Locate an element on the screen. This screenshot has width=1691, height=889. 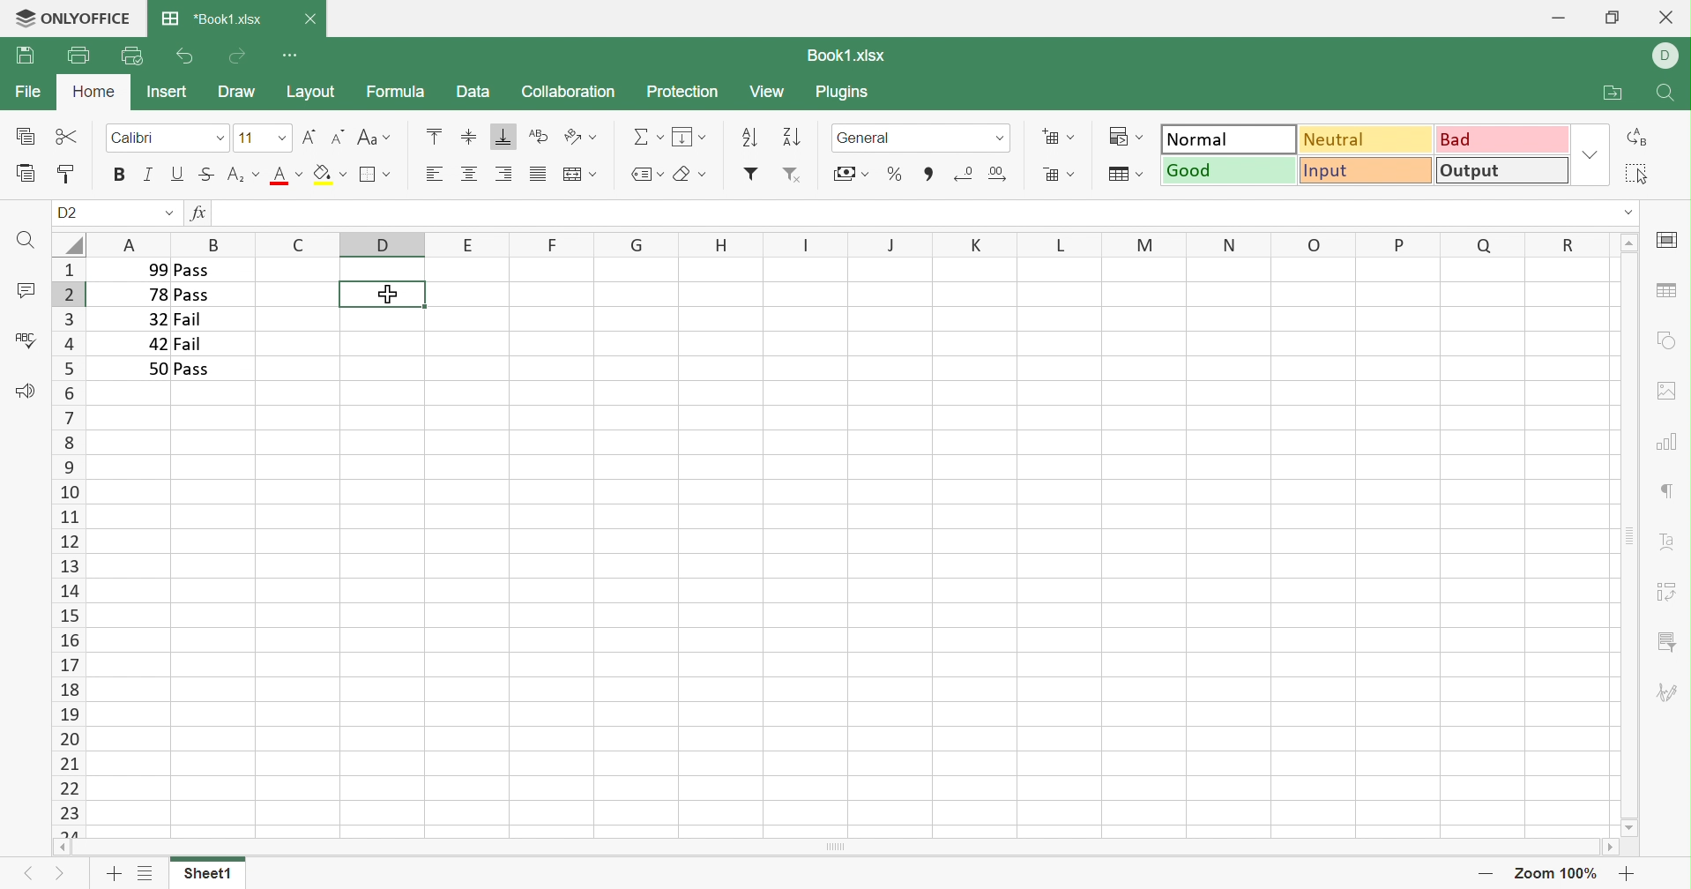
Scroll left is located at coordinates (60, 848).